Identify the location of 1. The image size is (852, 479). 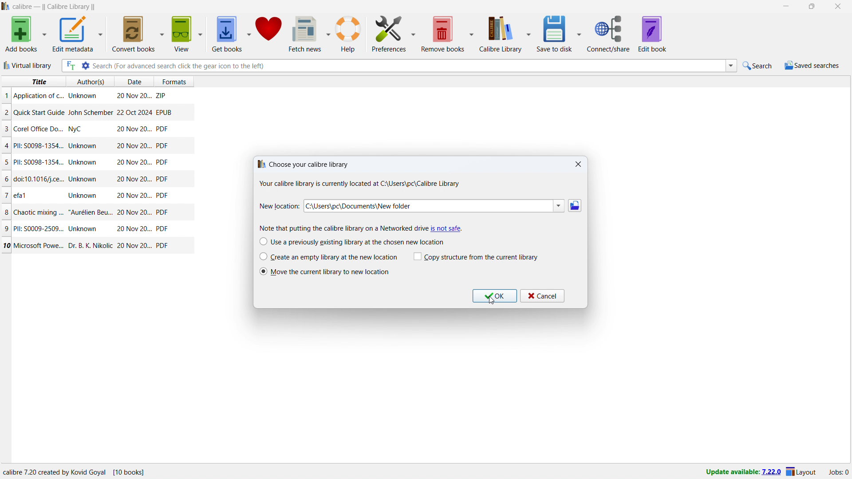
(6, 95).